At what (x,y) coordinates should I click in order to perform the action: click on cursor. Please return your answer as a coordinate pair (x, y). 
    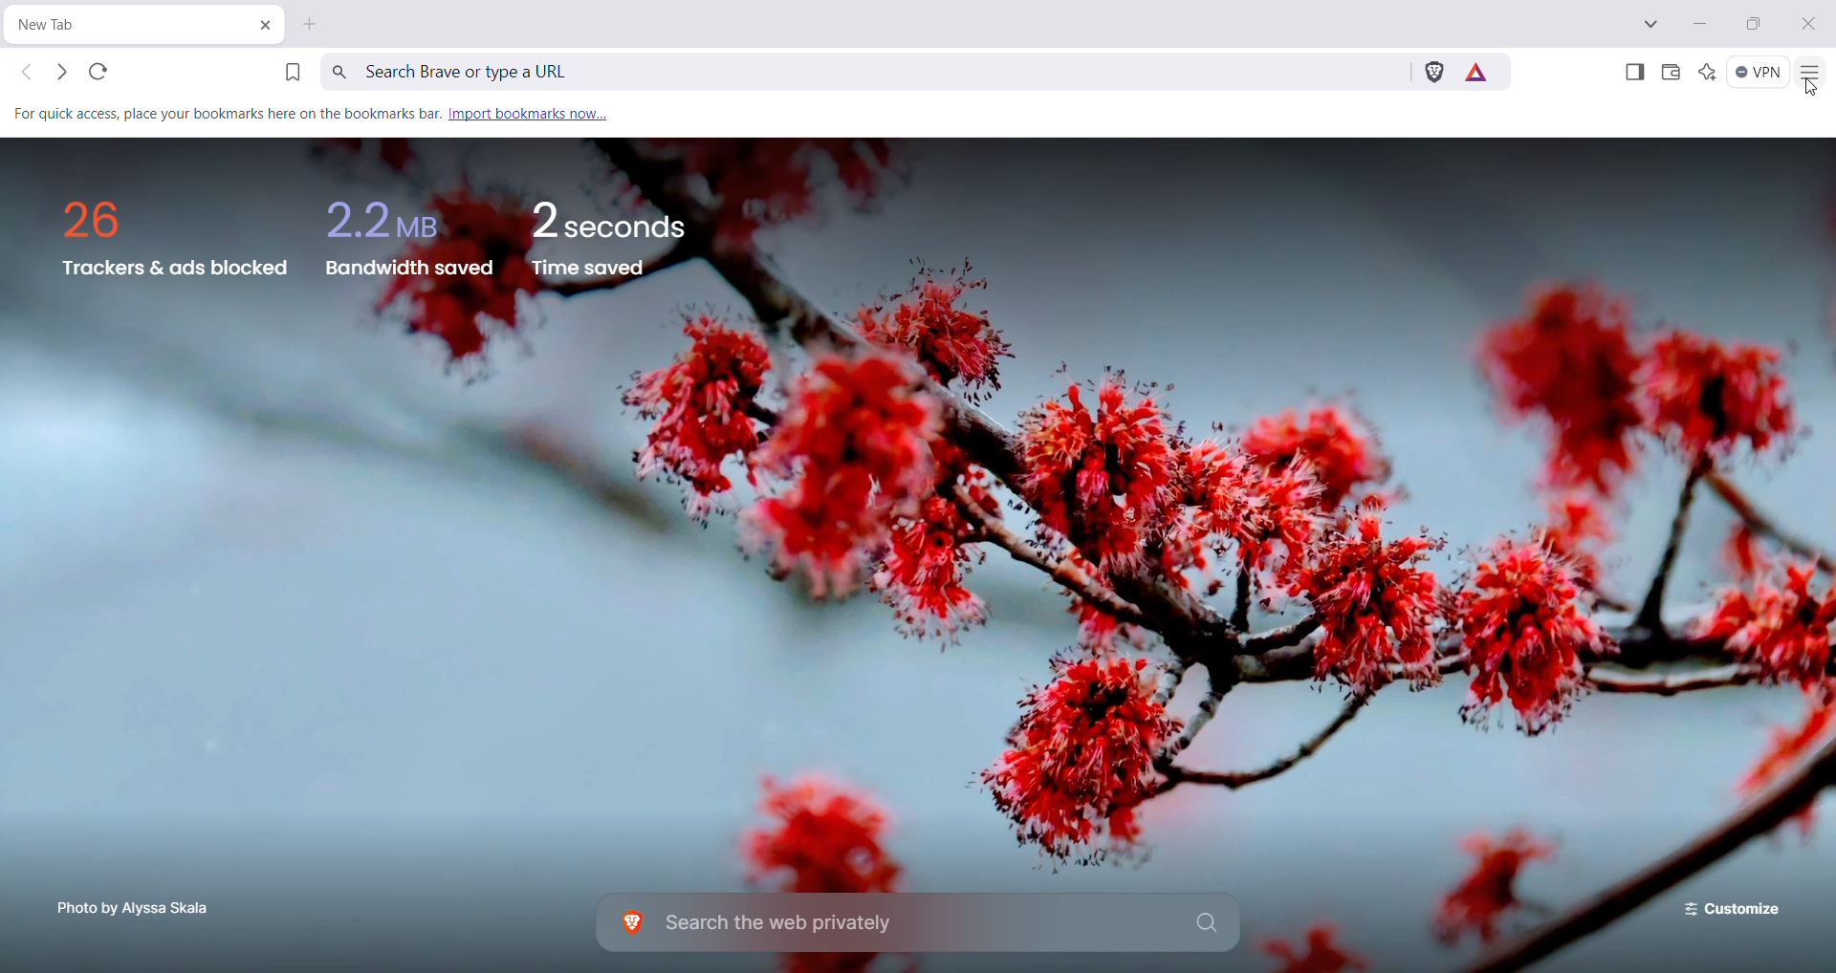
    Looking at the image, I should click on (1809, 91).